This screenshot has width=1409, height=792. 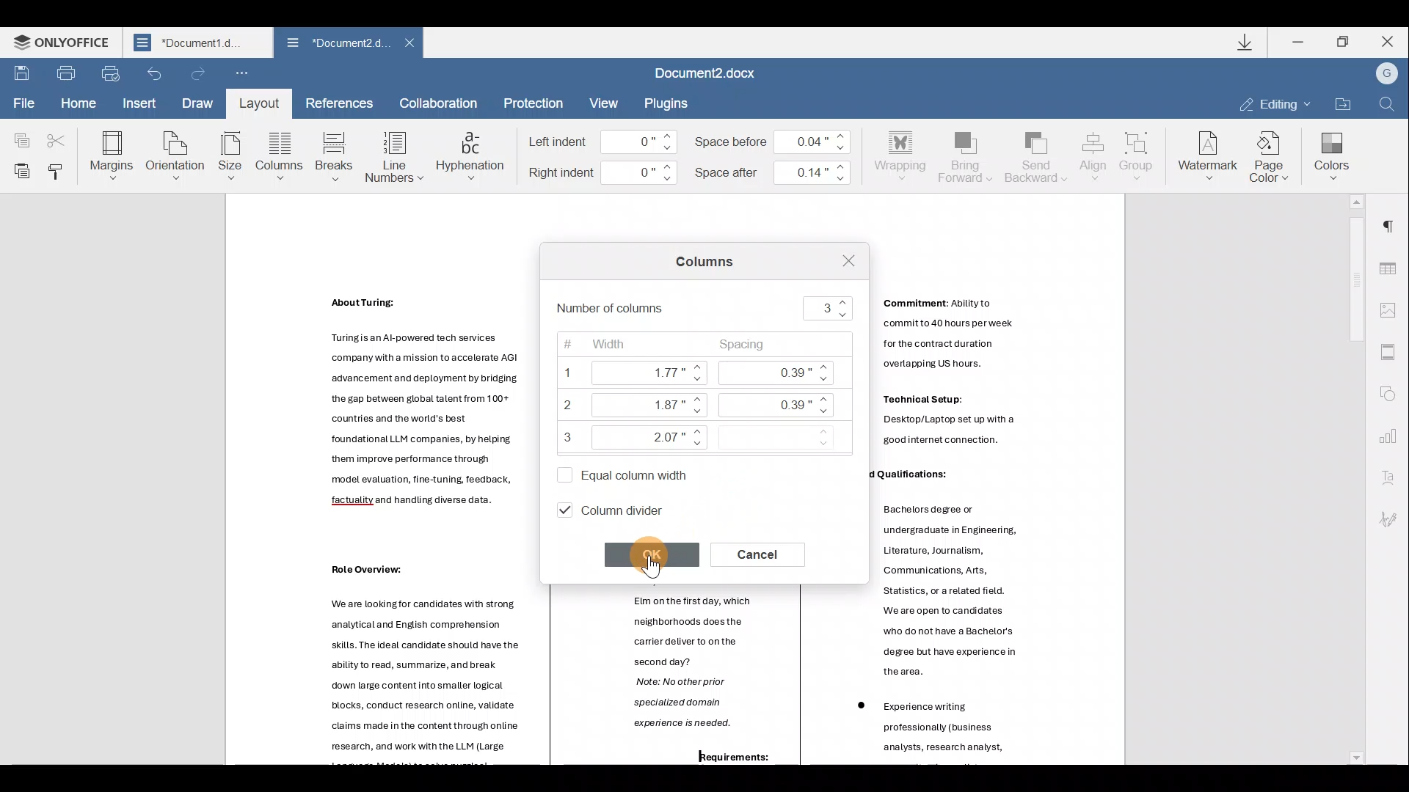 What do you see at coordinates (230, 157) in the screenshot?
I see `Size` at bounding box center [230, 157].